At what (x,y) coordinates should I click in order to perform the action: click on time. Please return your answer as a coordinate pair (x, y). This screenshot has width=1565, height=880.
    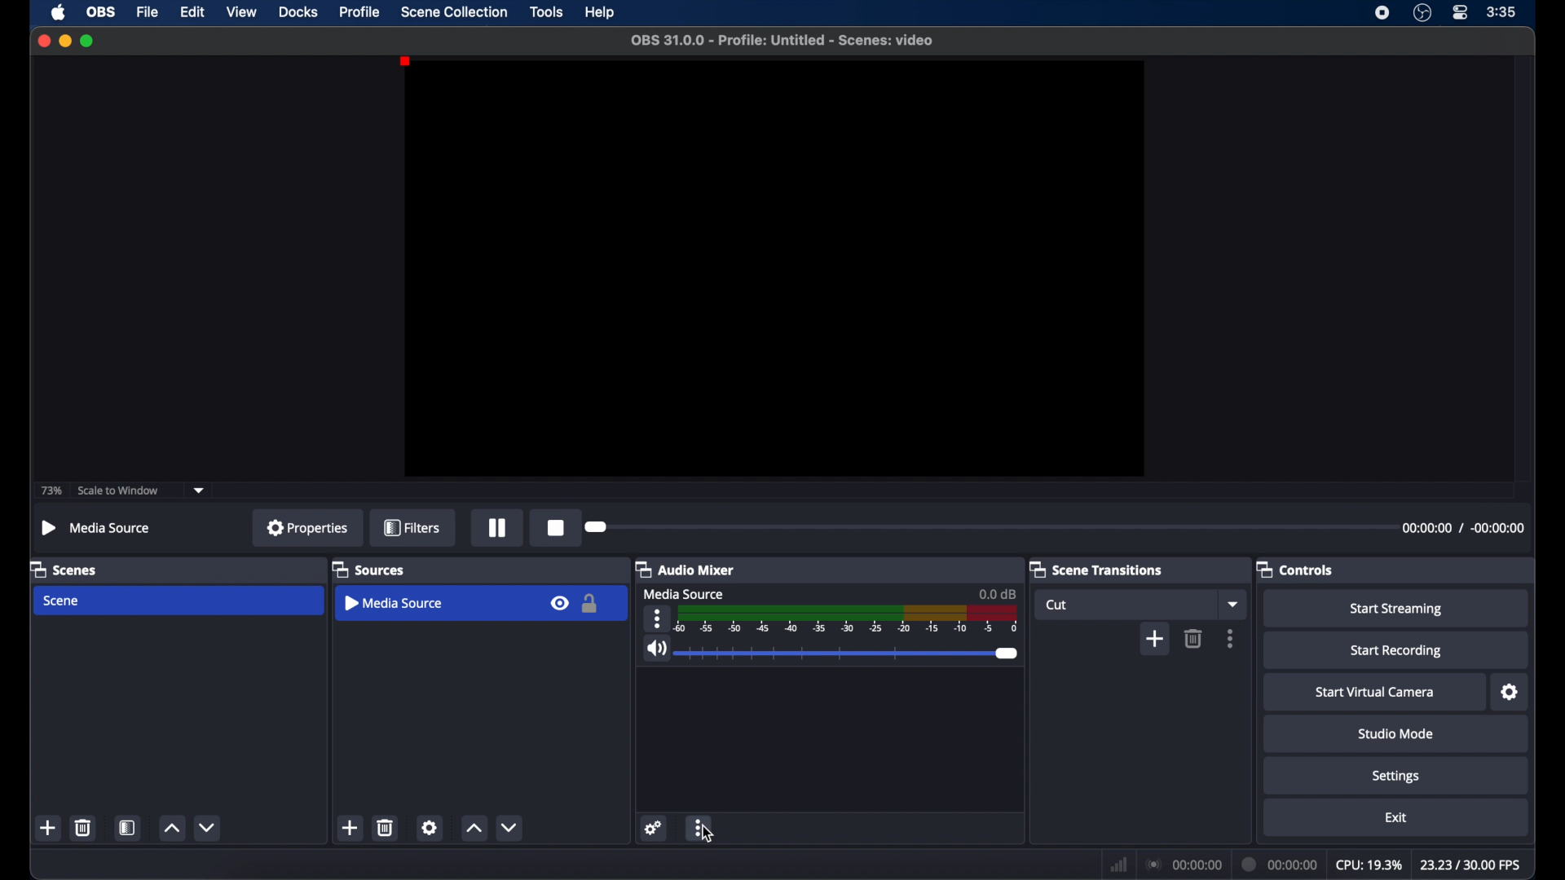
    Looking at the image, I should click on (1501, 12).